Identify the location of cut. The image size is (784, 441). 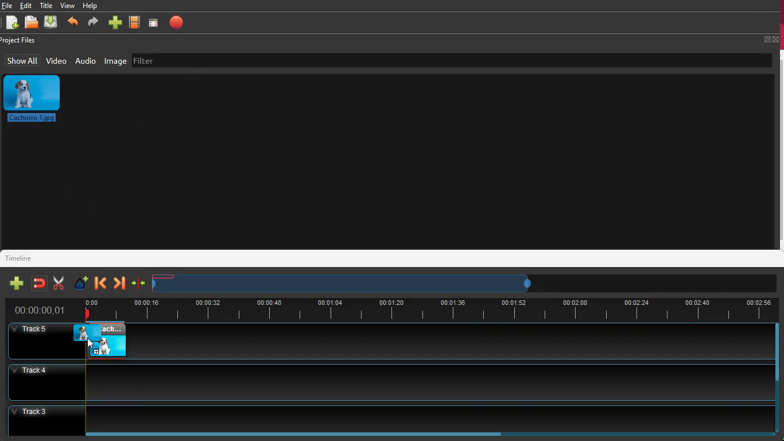
(58, 282).